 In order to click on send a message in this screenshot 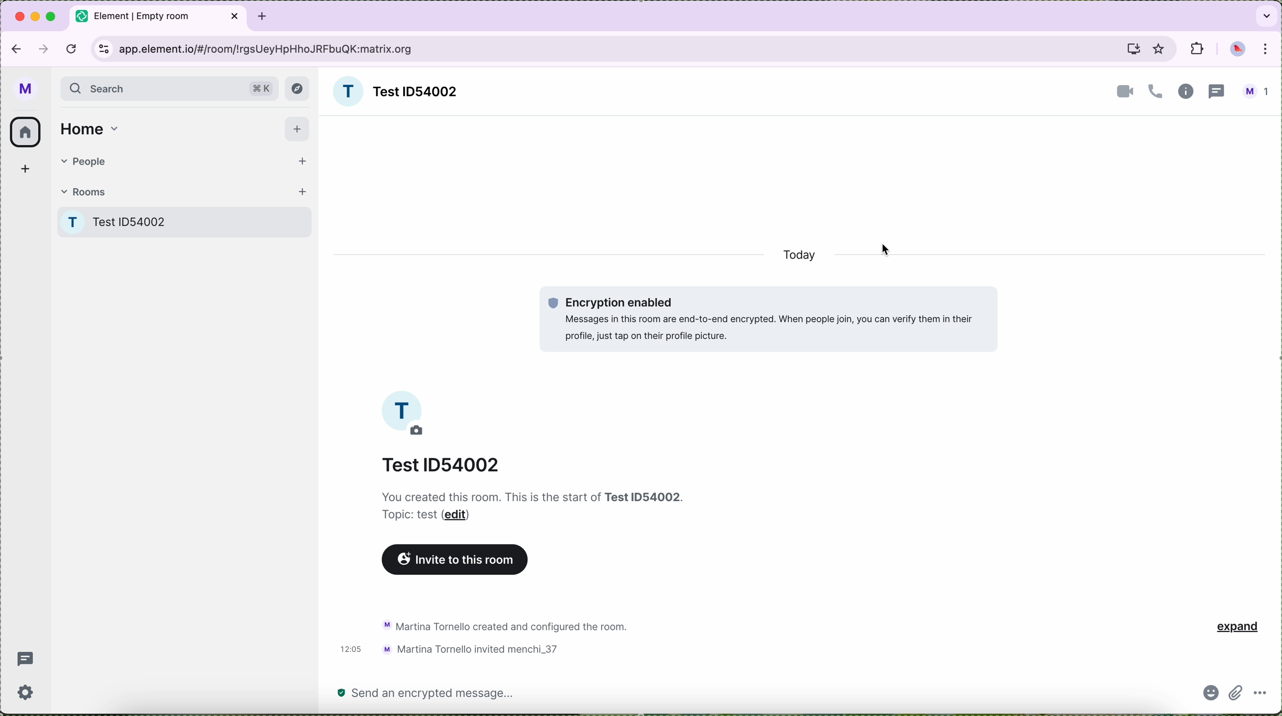, I will do `click(473, 694)`.